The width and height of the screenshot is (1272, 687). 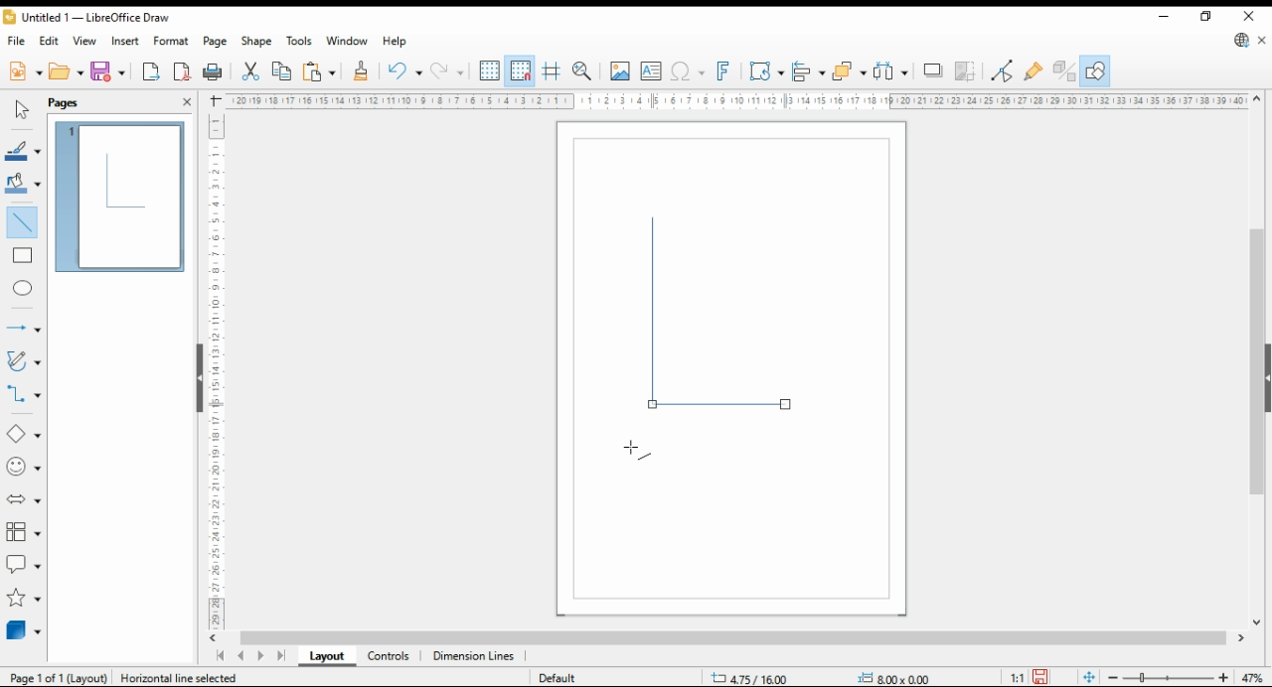 I want to click on page 1, so click(x=122, y=194).